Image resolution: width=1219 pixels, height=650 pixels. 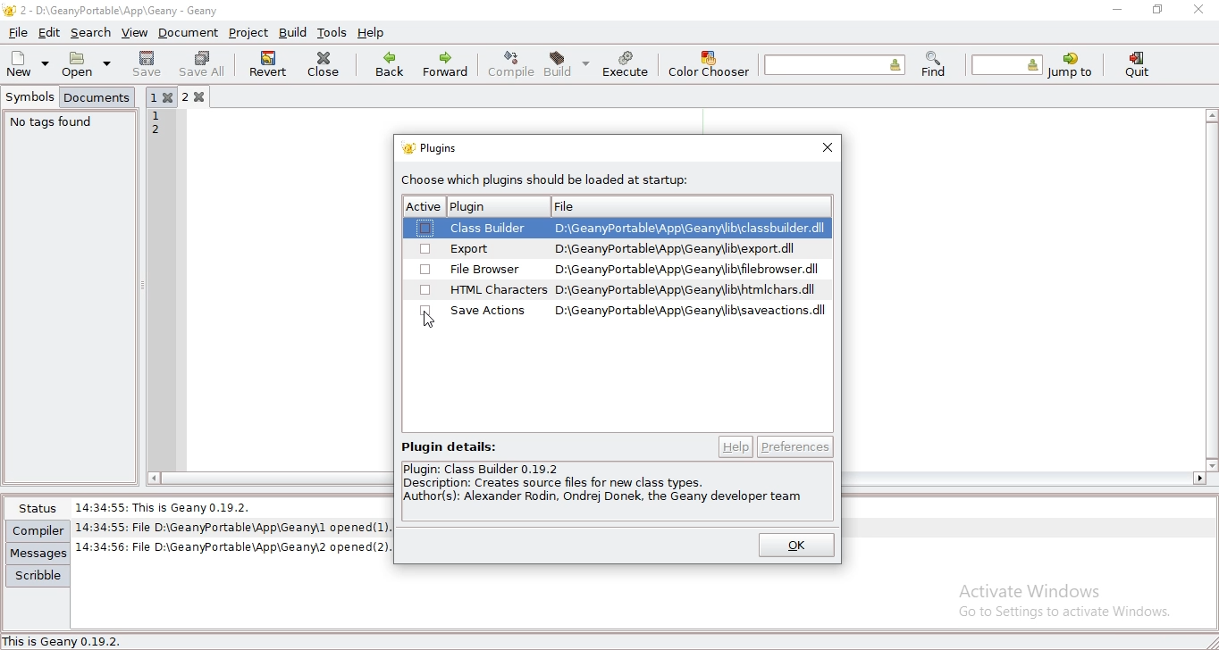 What do you see at coordinates (200, 96) in the screenshot?
I see `2` at bounding box center [200, 96].